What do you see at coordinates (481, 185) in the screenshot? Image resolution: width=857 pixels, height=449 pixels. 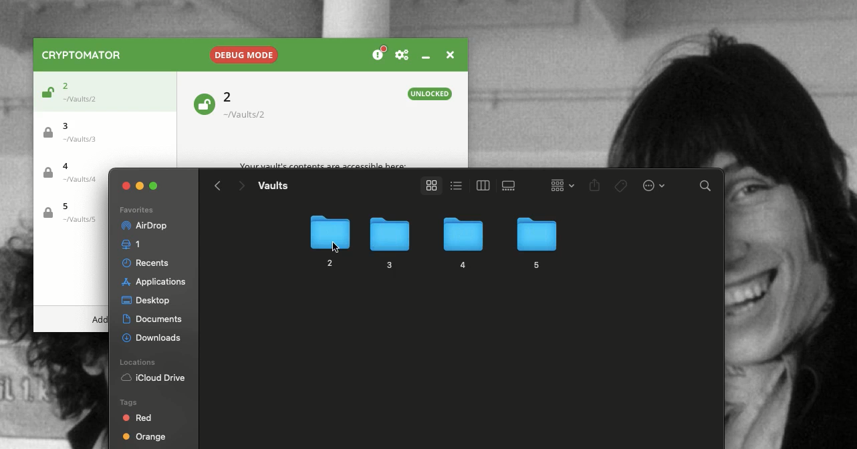 I see `View 2` at bounding box center [481, 185].